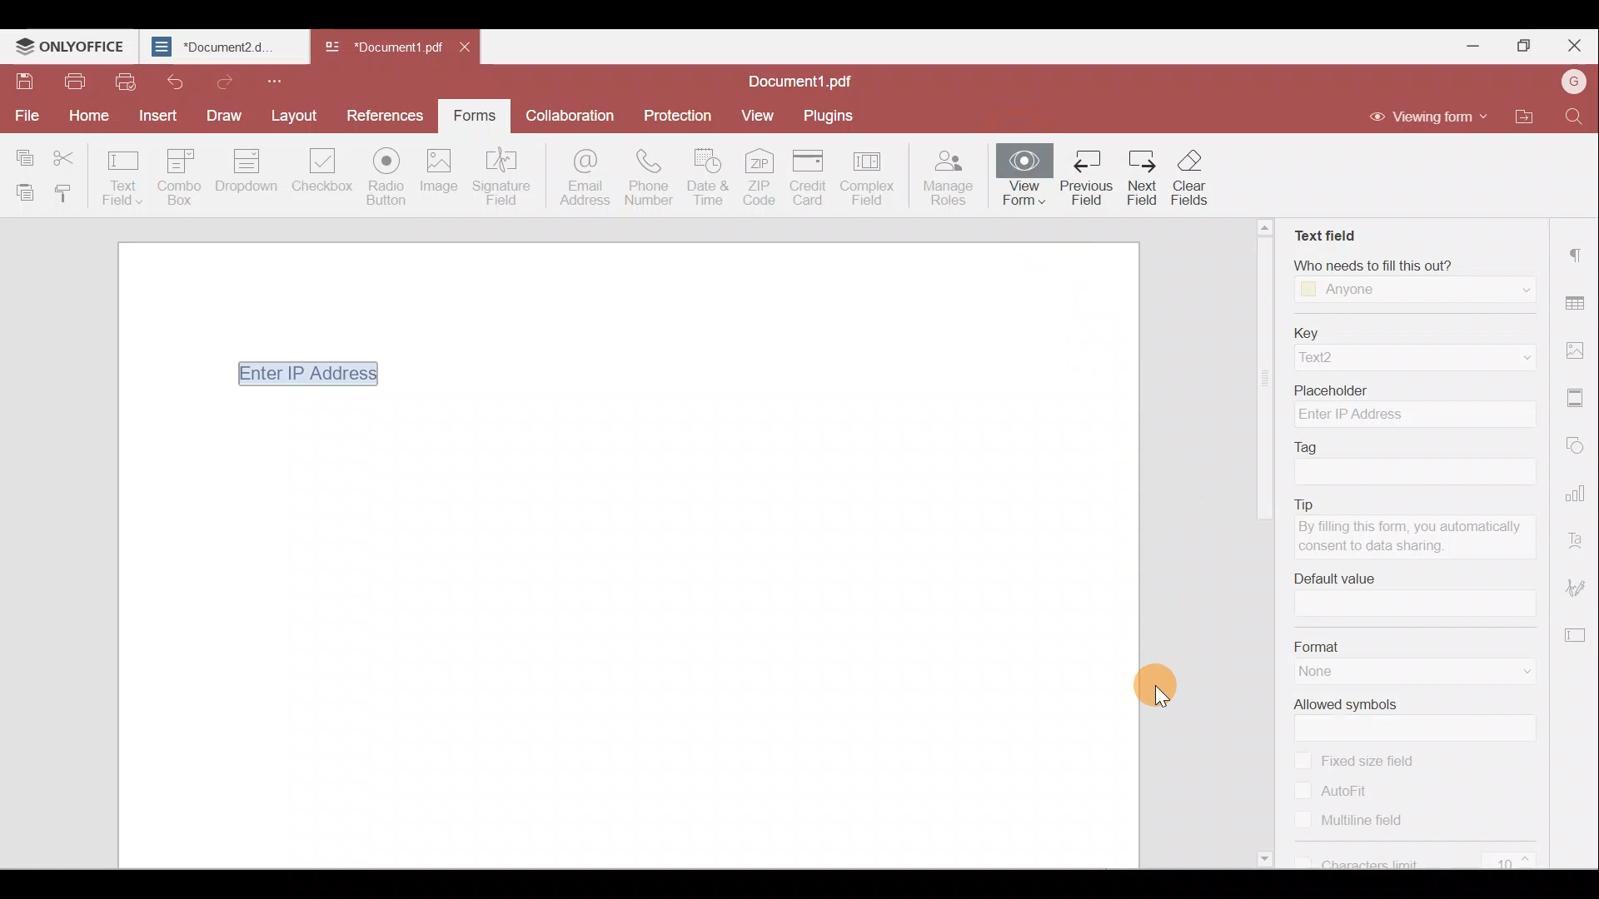  What do you see at coordinates (759, 115) in the screenshot?
I see `View` at bounding box center [759, 115].